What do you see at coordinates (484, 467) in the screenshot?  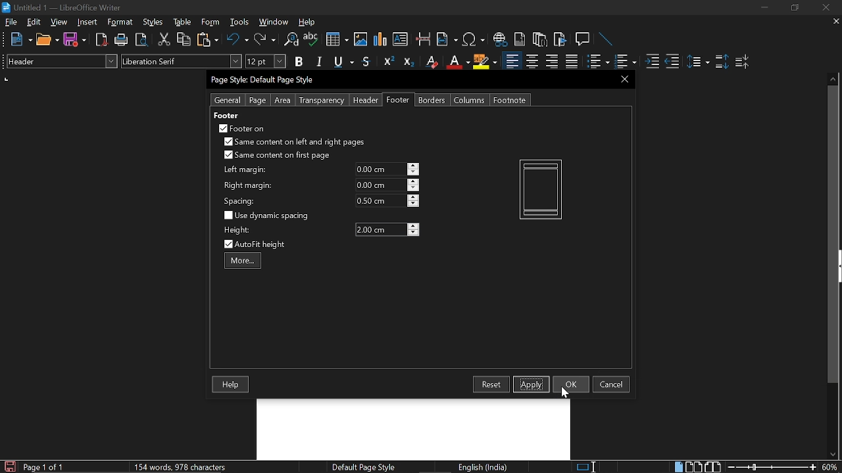 I see ` language` at bounding box center [484, 467].